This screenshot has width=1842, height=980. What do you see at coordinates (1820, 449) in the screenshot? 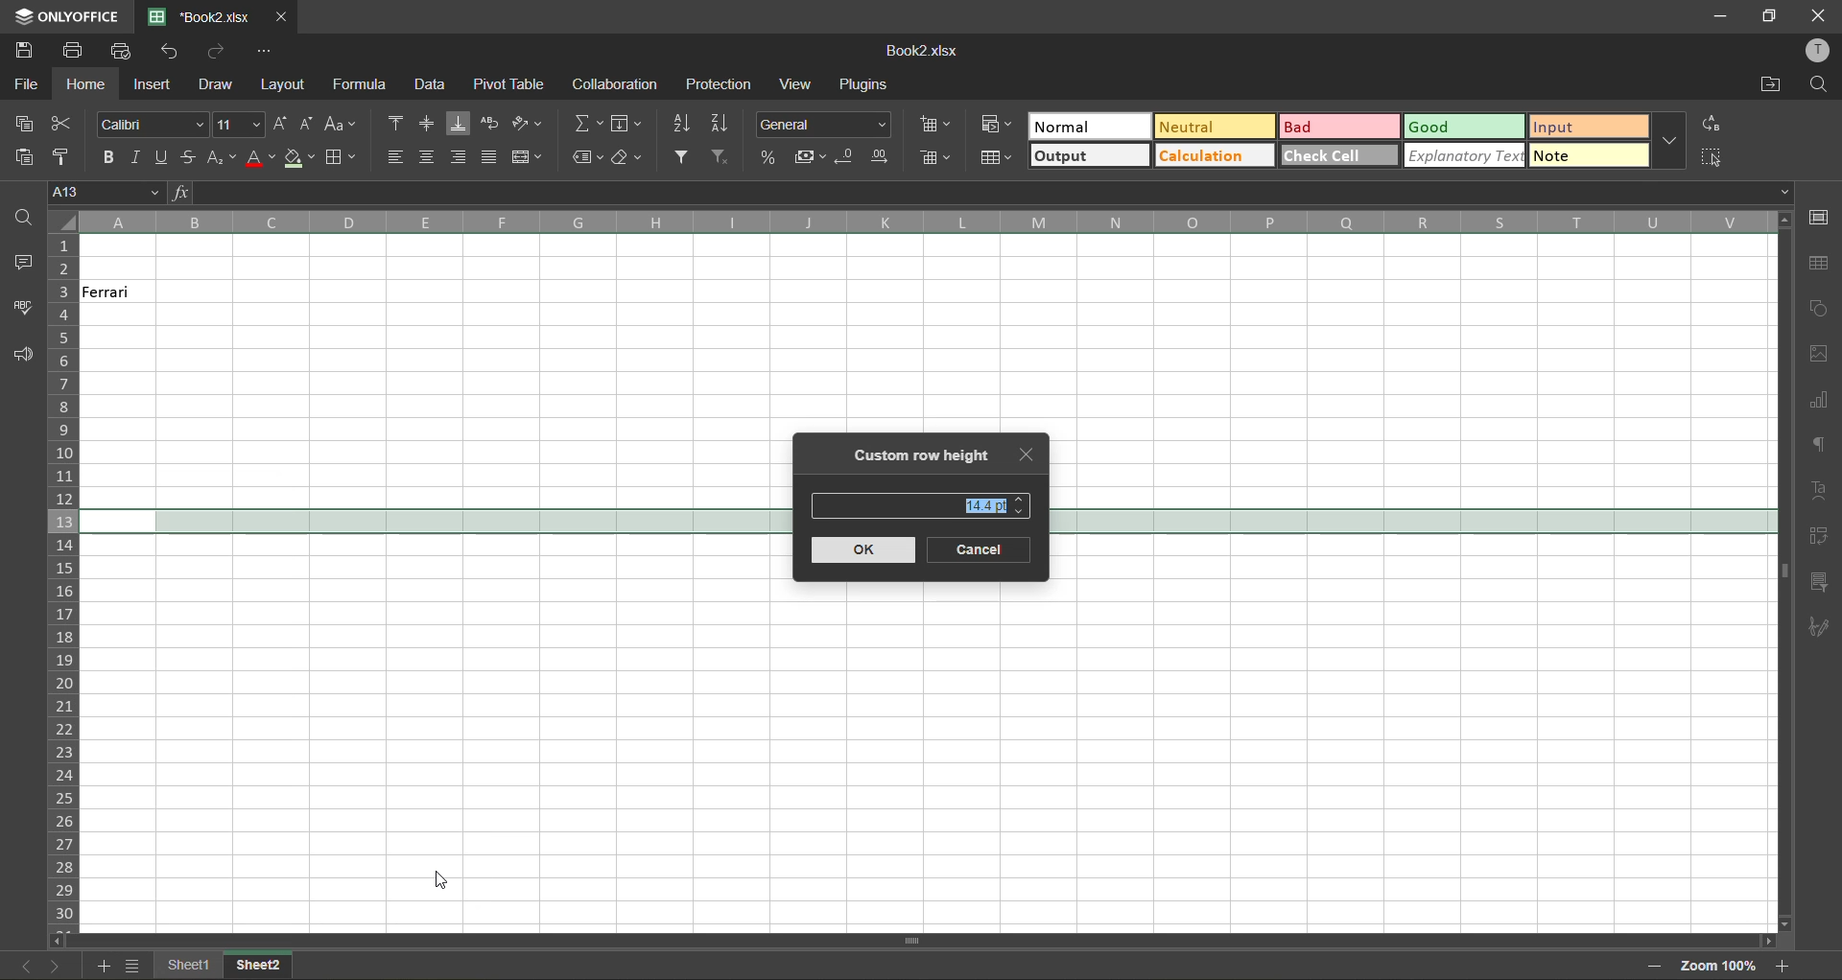
I see `paragraph` at bounding box center [1820, 449].